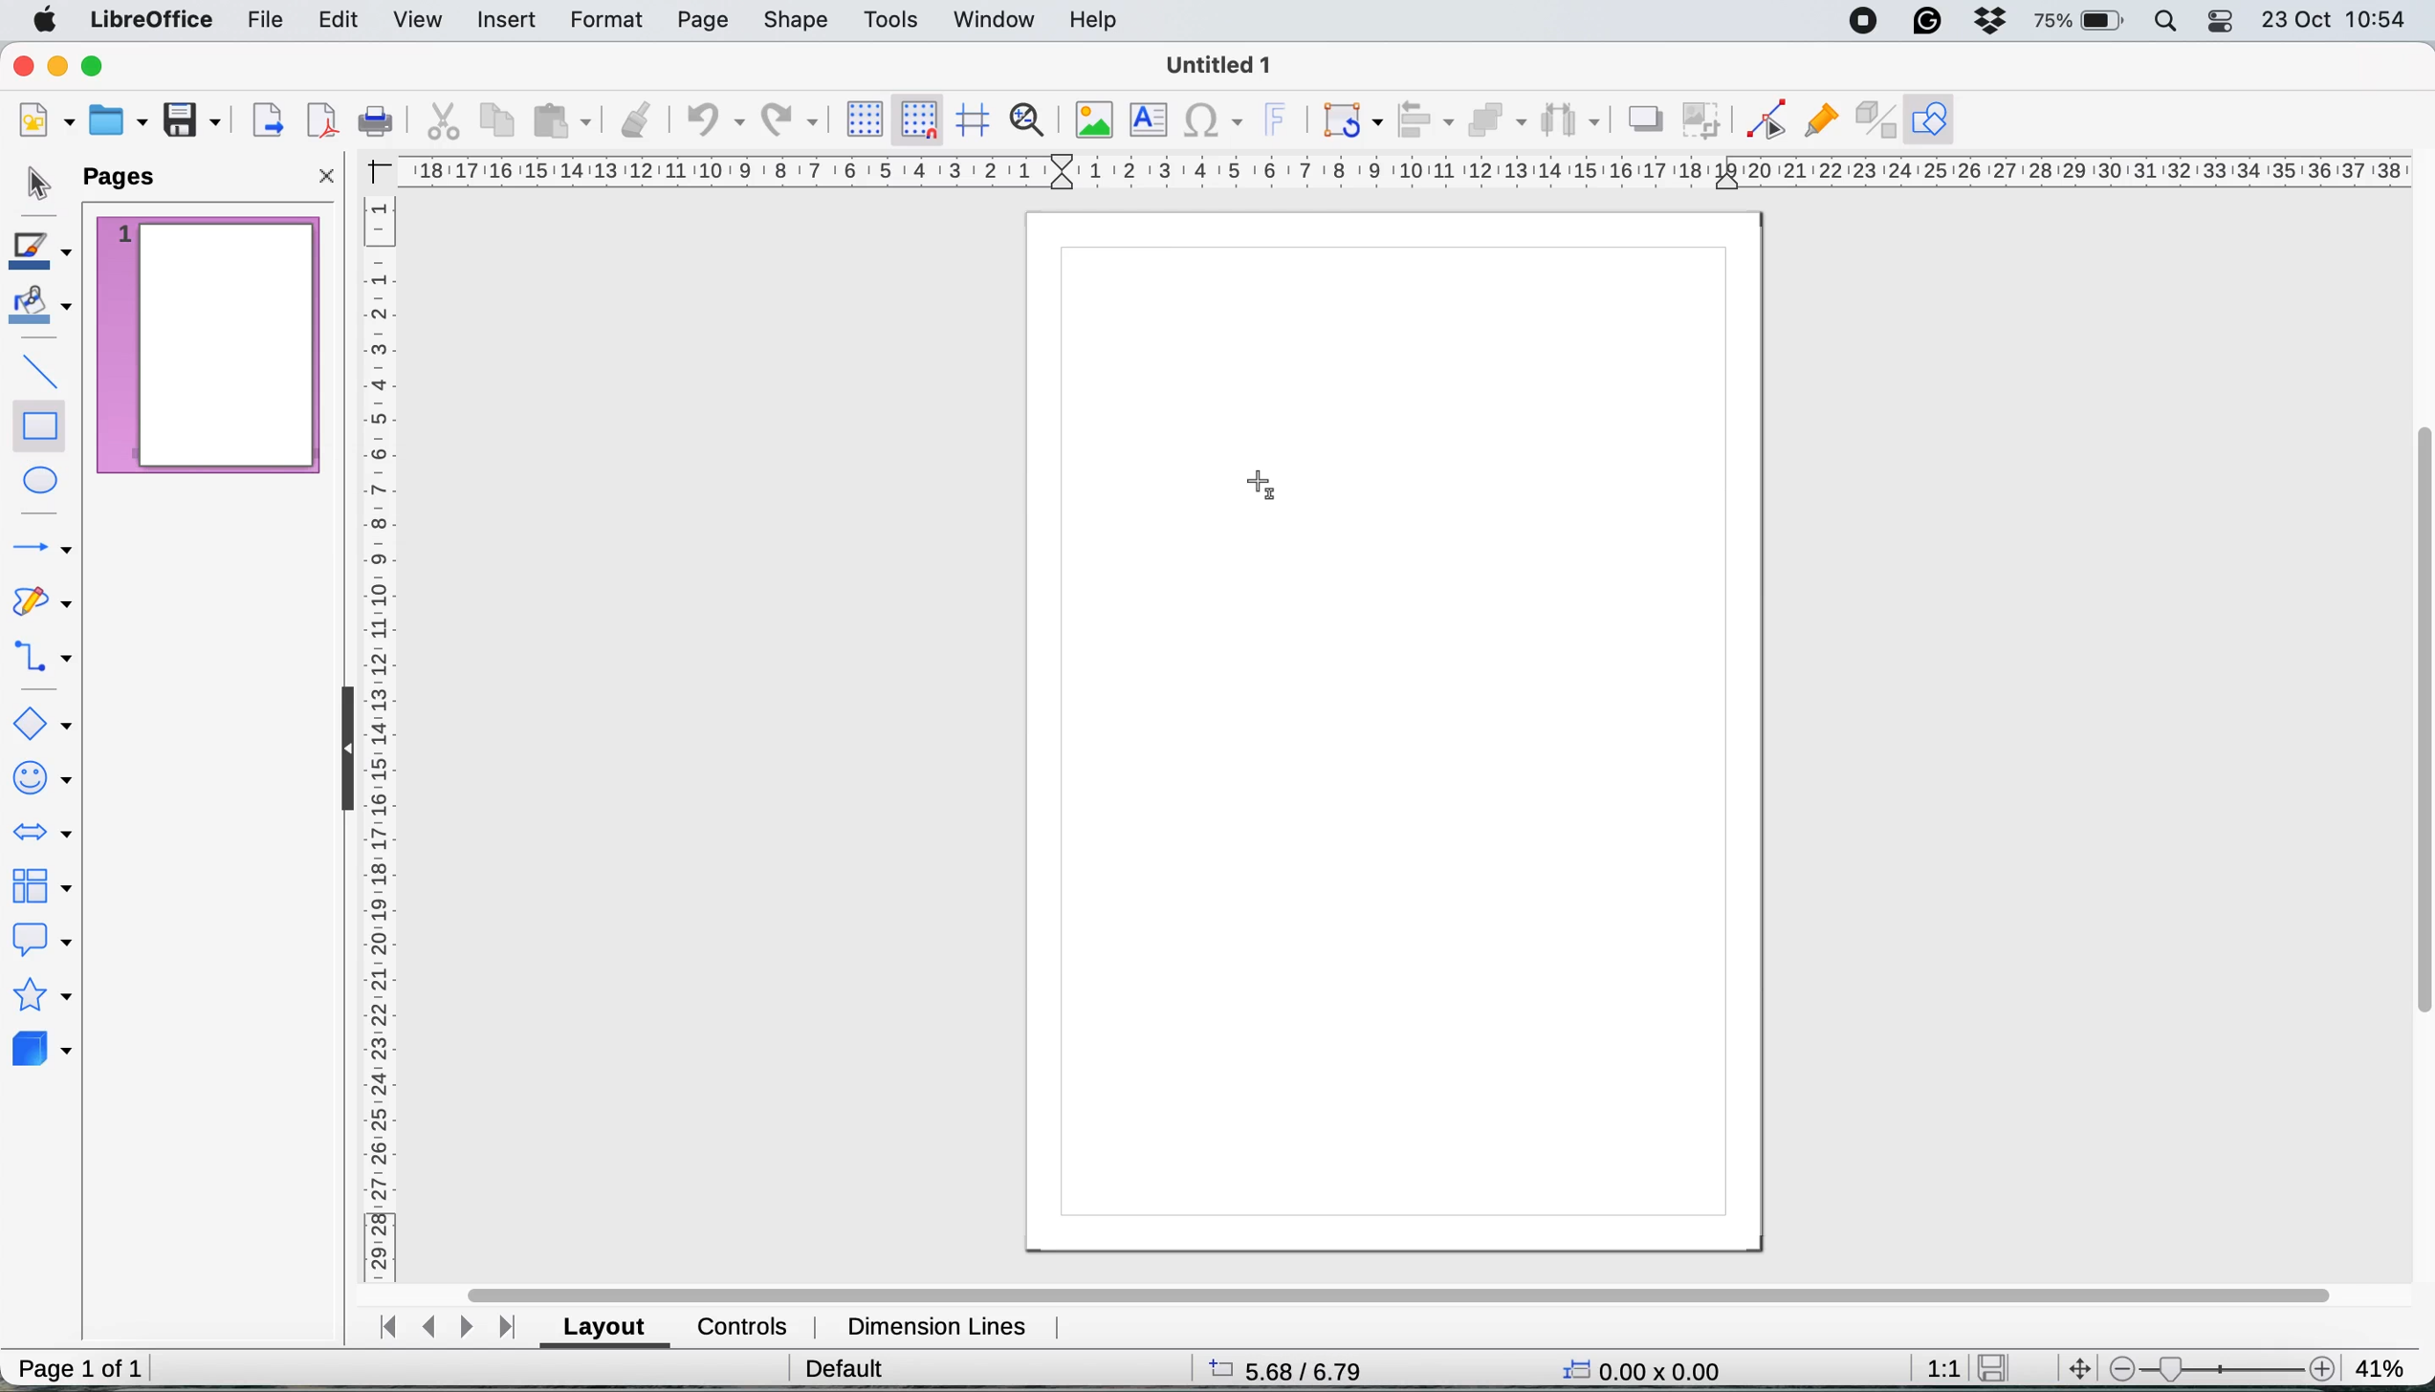 This screenshot has height=1392, width=2435. Describe the element at coordinates (43, 941) in the screenshot. I see `callout shapes` at that location.